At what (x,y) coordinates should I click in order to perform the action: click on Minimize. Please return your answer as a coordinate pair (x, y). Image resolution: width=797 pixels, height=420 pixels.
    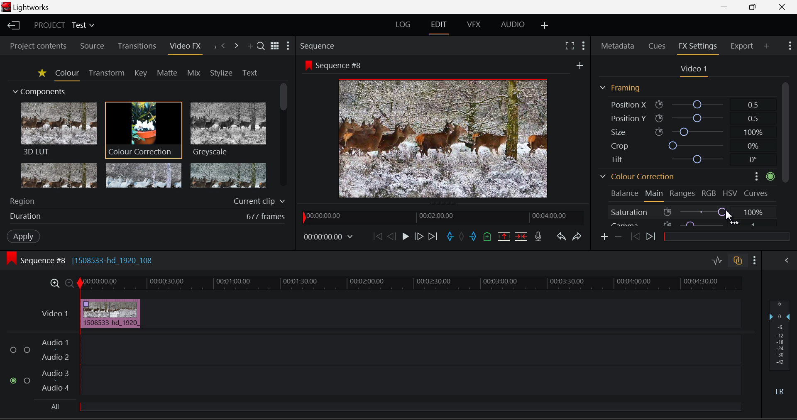
    Looking at the image, I should click on (754, 7).